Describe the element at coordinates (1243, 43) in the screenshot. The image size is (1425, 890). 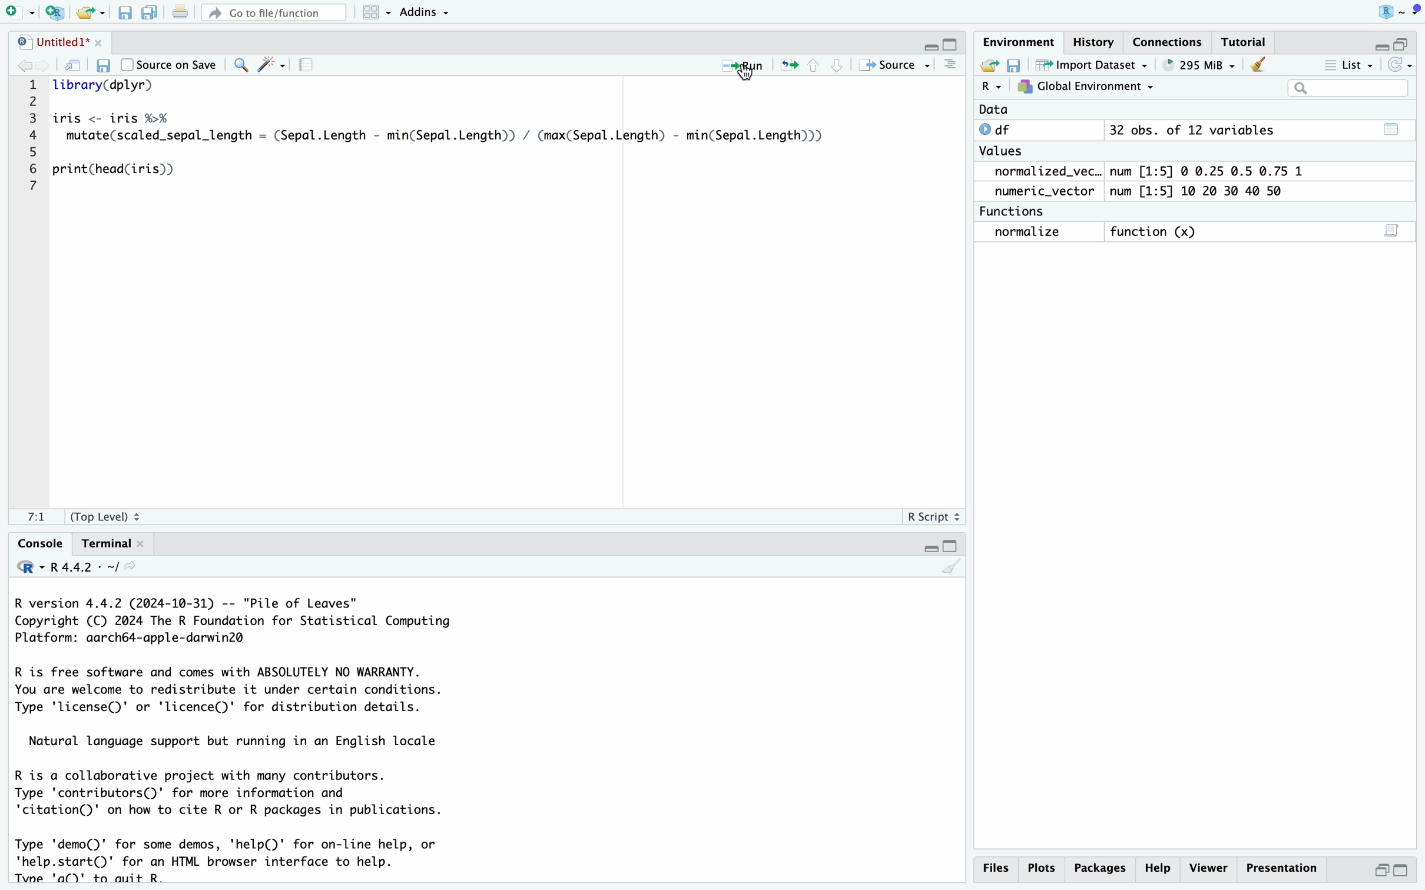
I see `Tutorial` at that location.